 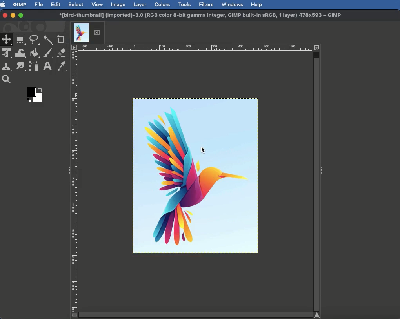 What do you see at coordinates (7, 40) in the screenshot?
I see `Move tool` at bounding box center [7, 40].